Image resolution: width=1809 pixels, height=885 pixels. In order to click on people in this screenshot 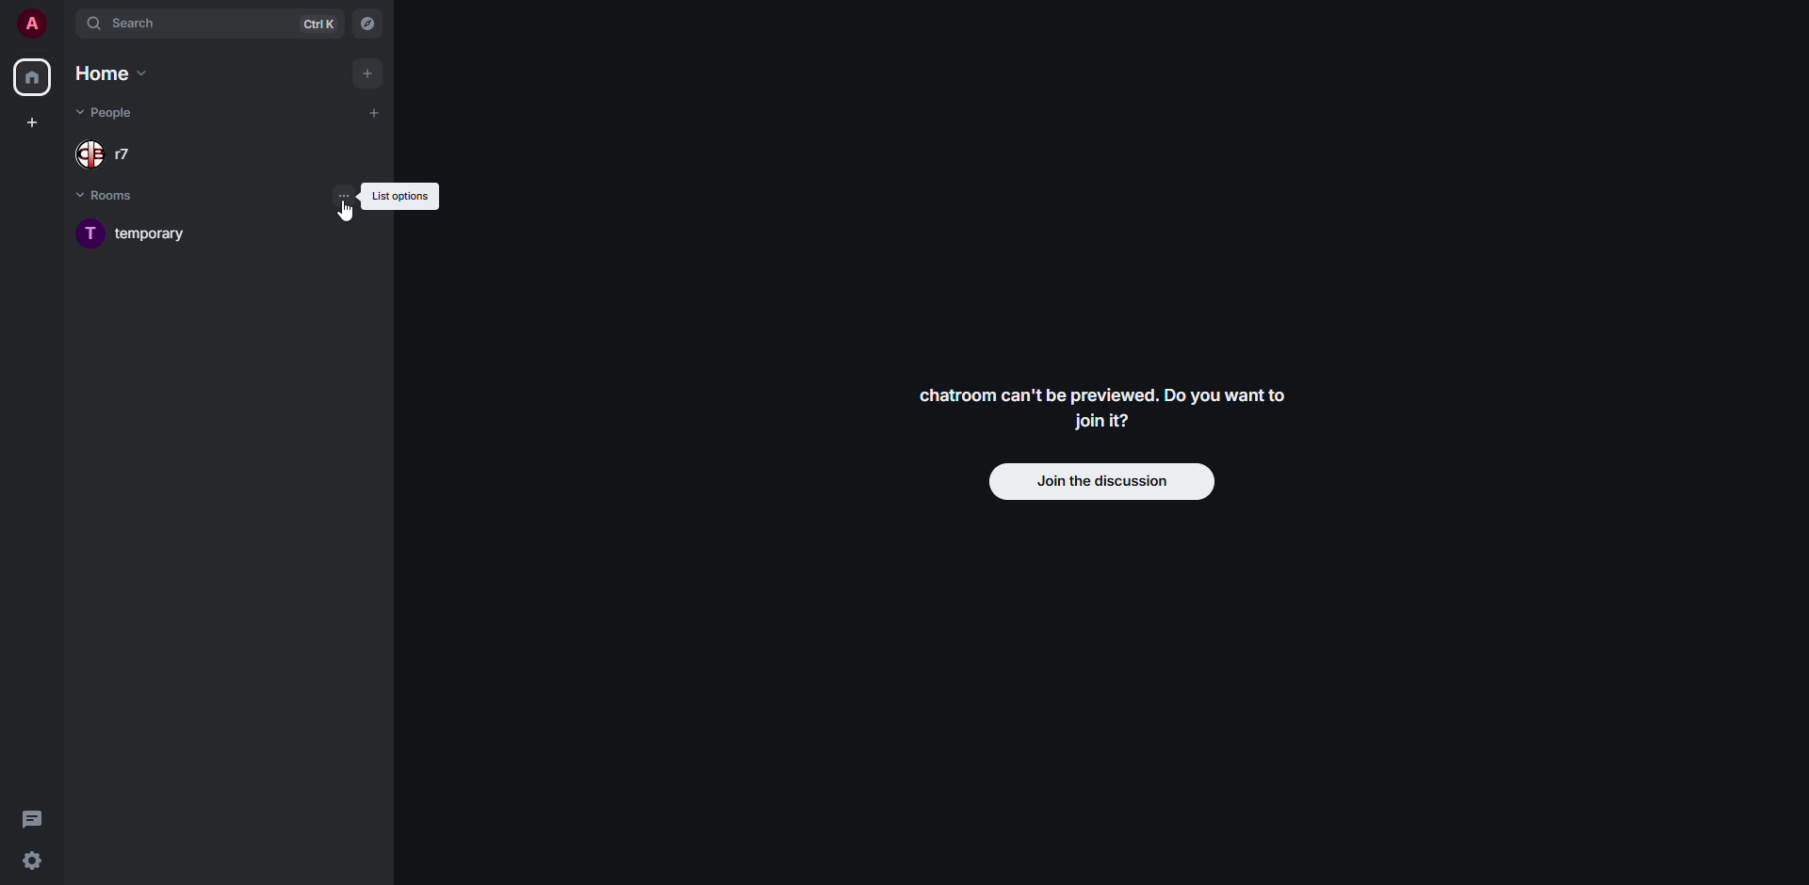, I will do `click(113, 152)`.